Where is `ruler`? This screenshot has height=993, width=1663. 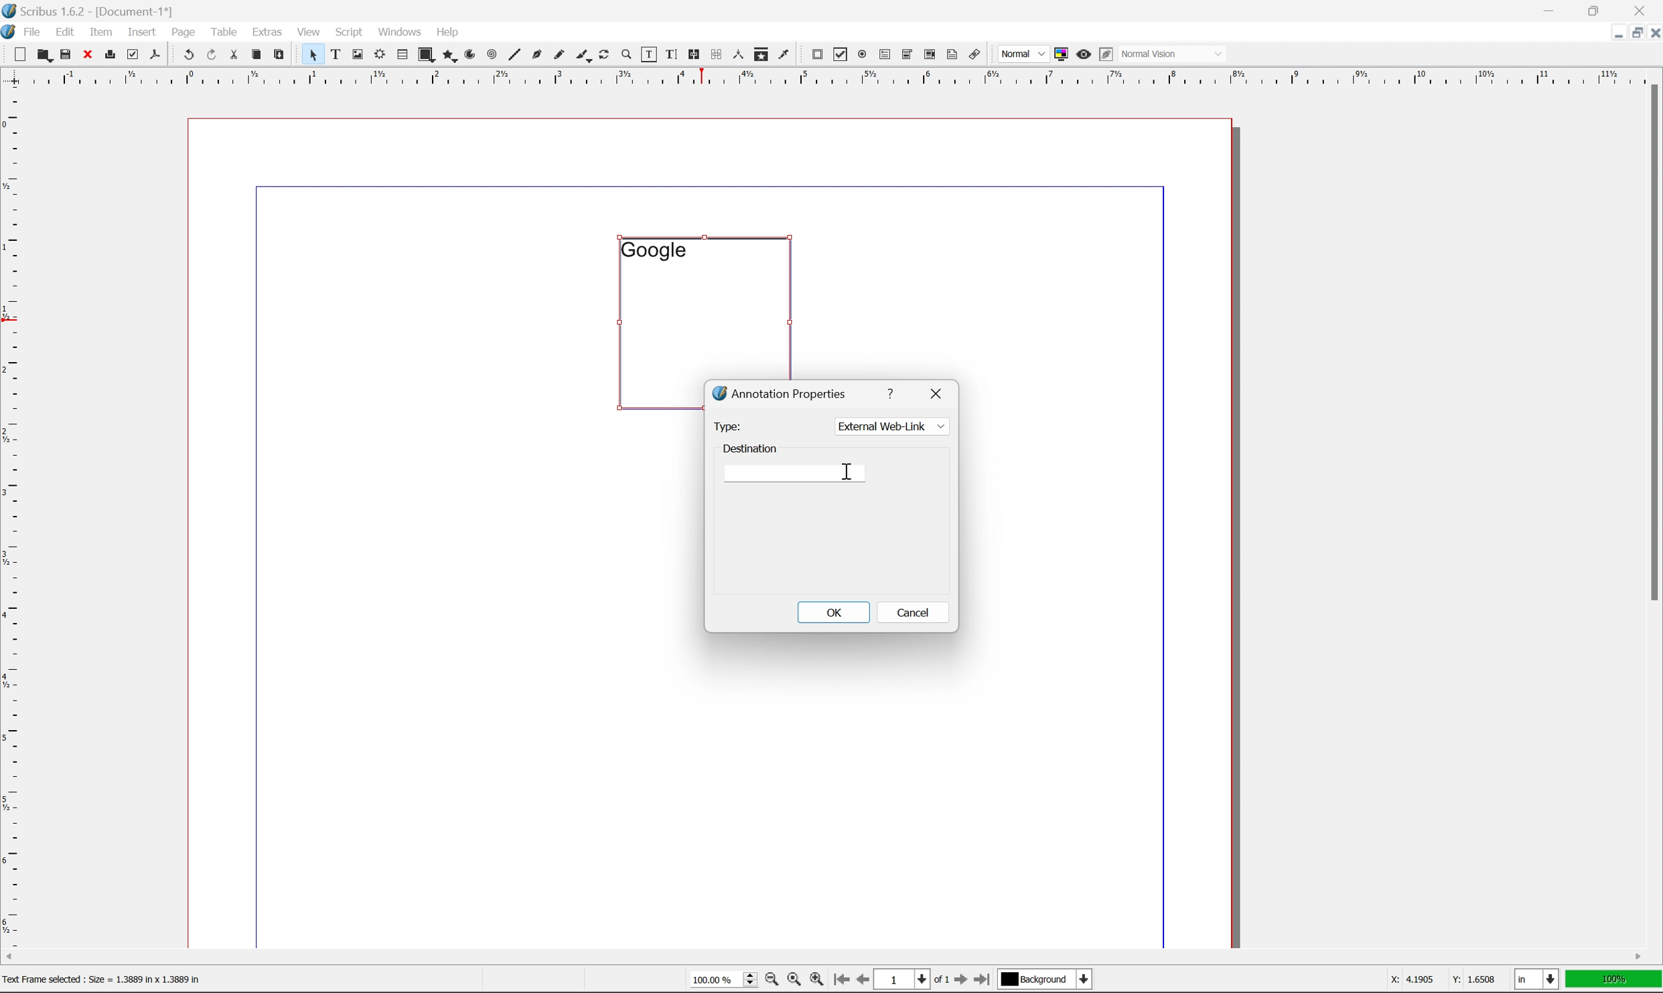
ruler is located at coordinates (11, 515).